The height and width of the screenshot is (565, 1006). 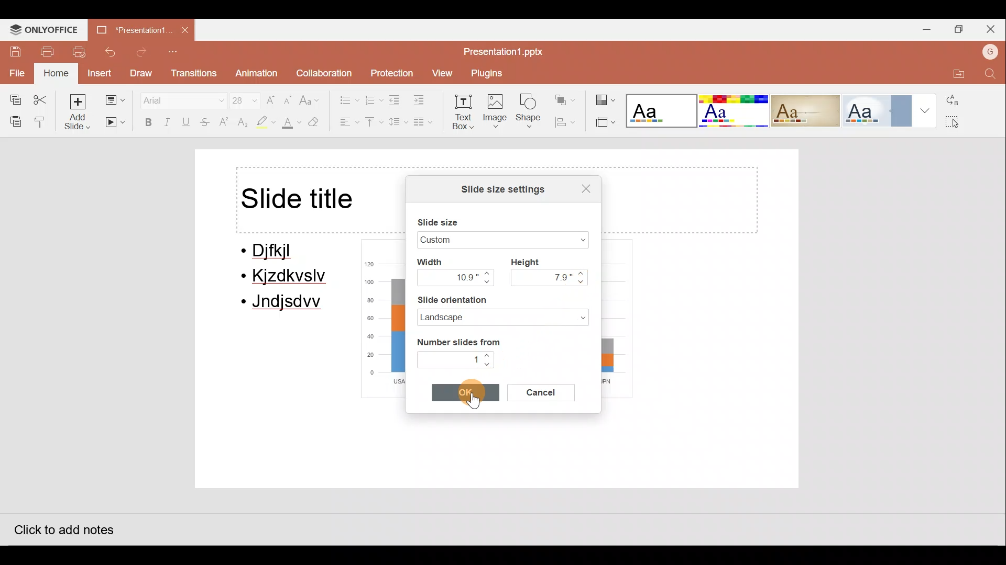 I want to click on 1, so click(x=449, y=358).